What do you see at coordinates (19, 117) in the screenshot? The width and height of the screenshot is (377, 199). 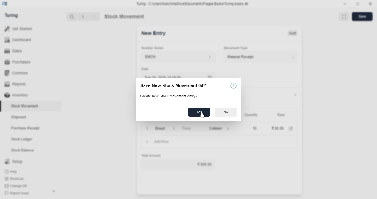 I see `shipment` at bounding box center [19, 117].